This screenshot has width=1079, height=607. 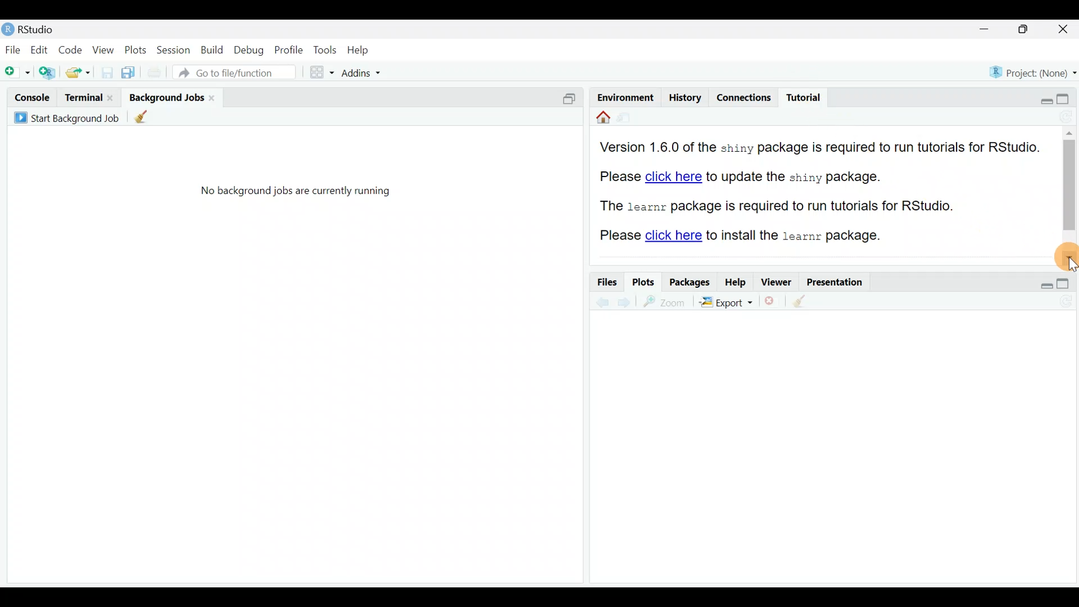 I want to click on No background jobs are currently running, so click(x=301, y=194).